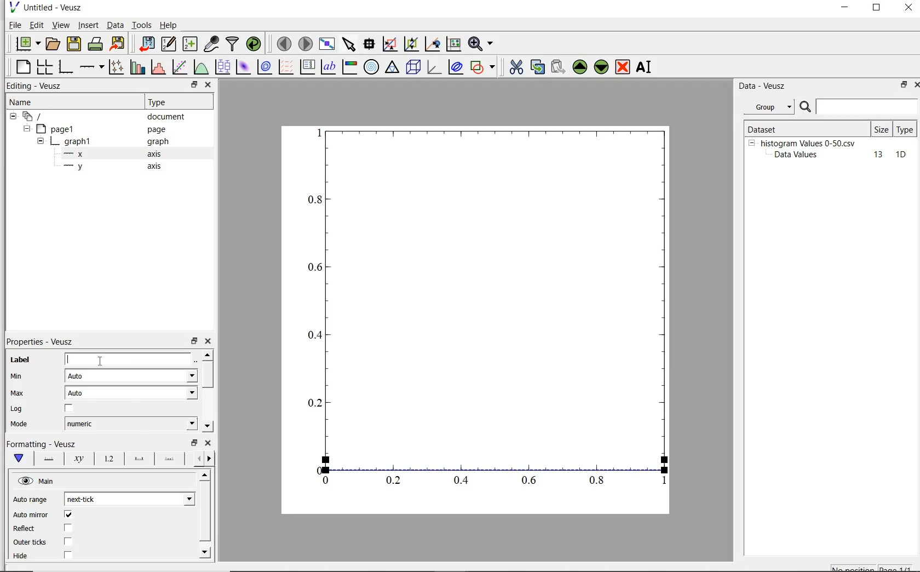 This screenshot has height=572, width=920. I want to click on tick label, so click(108, 459).